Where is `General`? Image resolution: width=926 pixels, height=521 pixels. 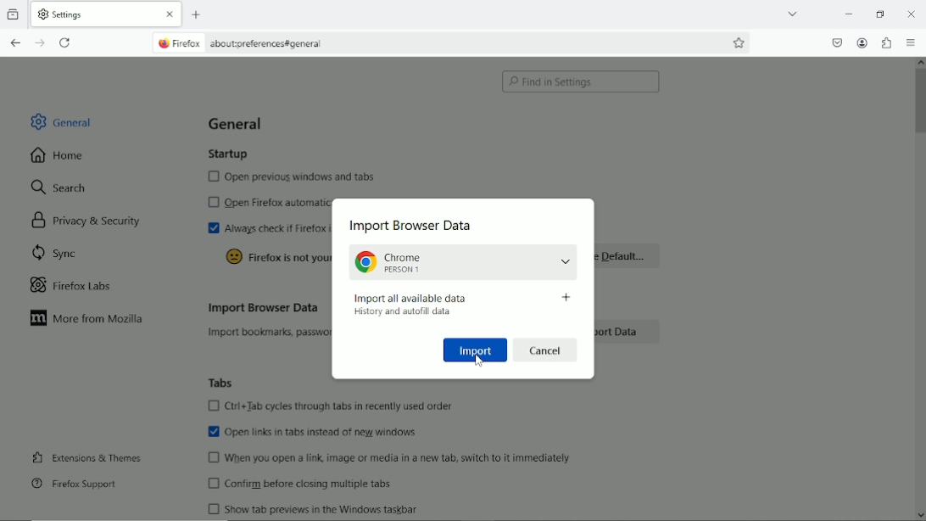
General is located at coordinates (64, 120).